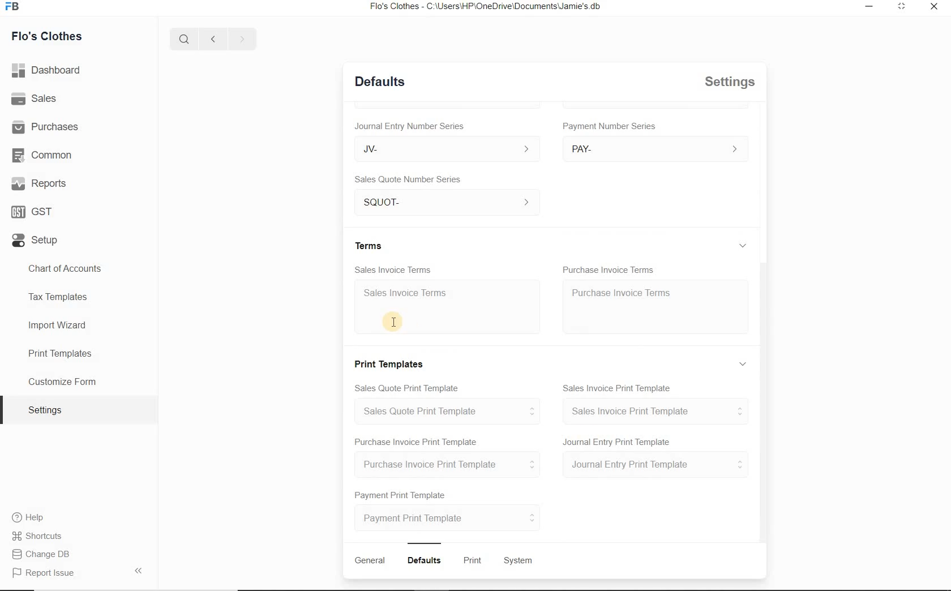 The image size is (951, 591). Describe the element at coordinates (14, 6) in the screenshot. I see `Logo` at that location.